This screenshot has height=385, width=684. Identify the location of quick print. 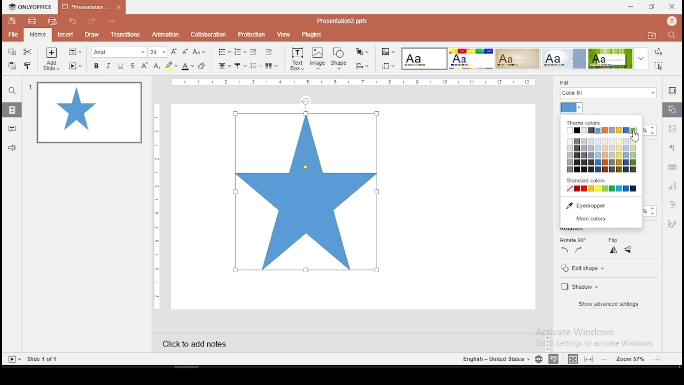
(52, 21).